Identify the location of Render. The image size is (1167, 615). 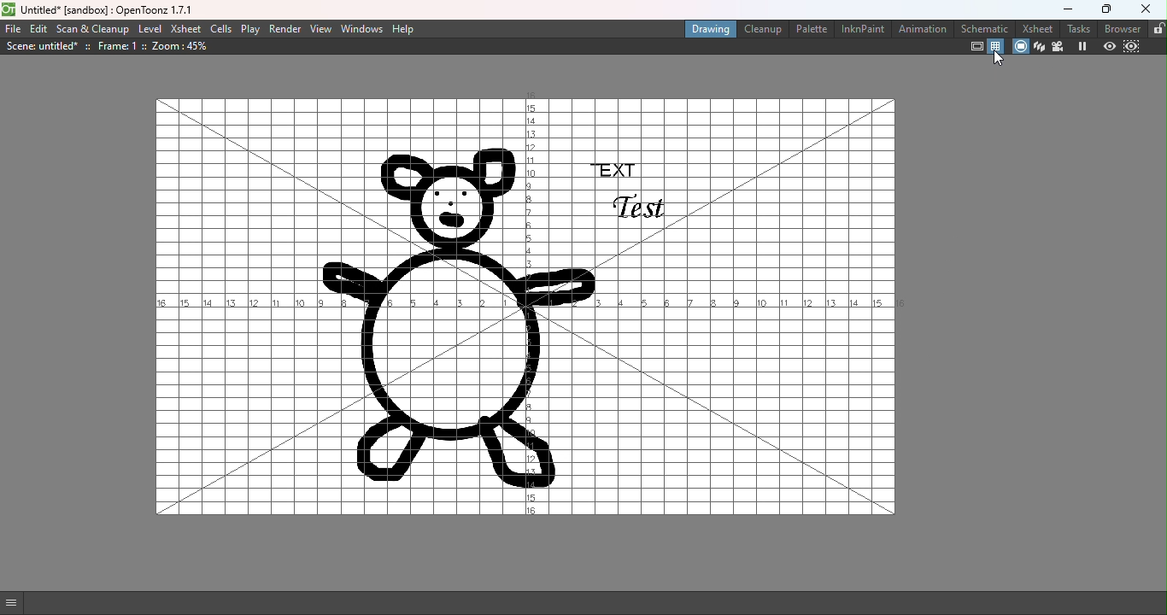
(284, 27).